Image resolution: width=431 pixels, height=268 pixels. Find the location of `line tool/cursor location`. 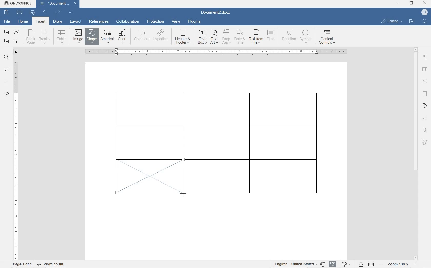

line tool/cursor location is located at coordinates (183, 193).